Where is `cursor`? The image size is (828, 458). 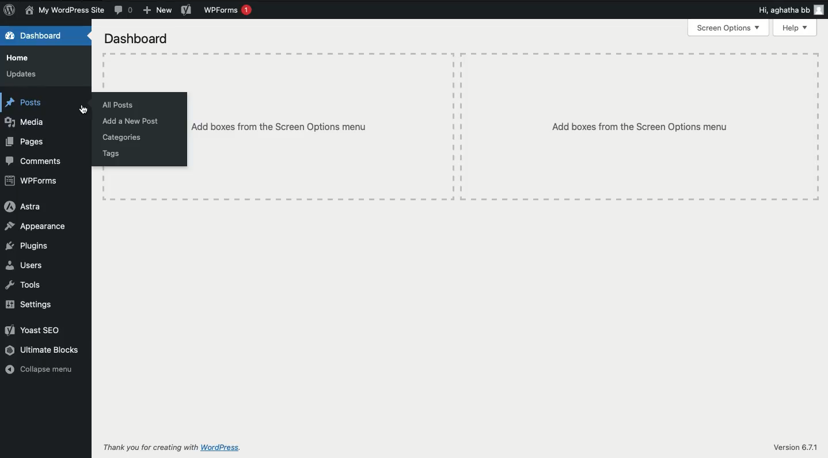
cursor is located at coordinates (82, 109).